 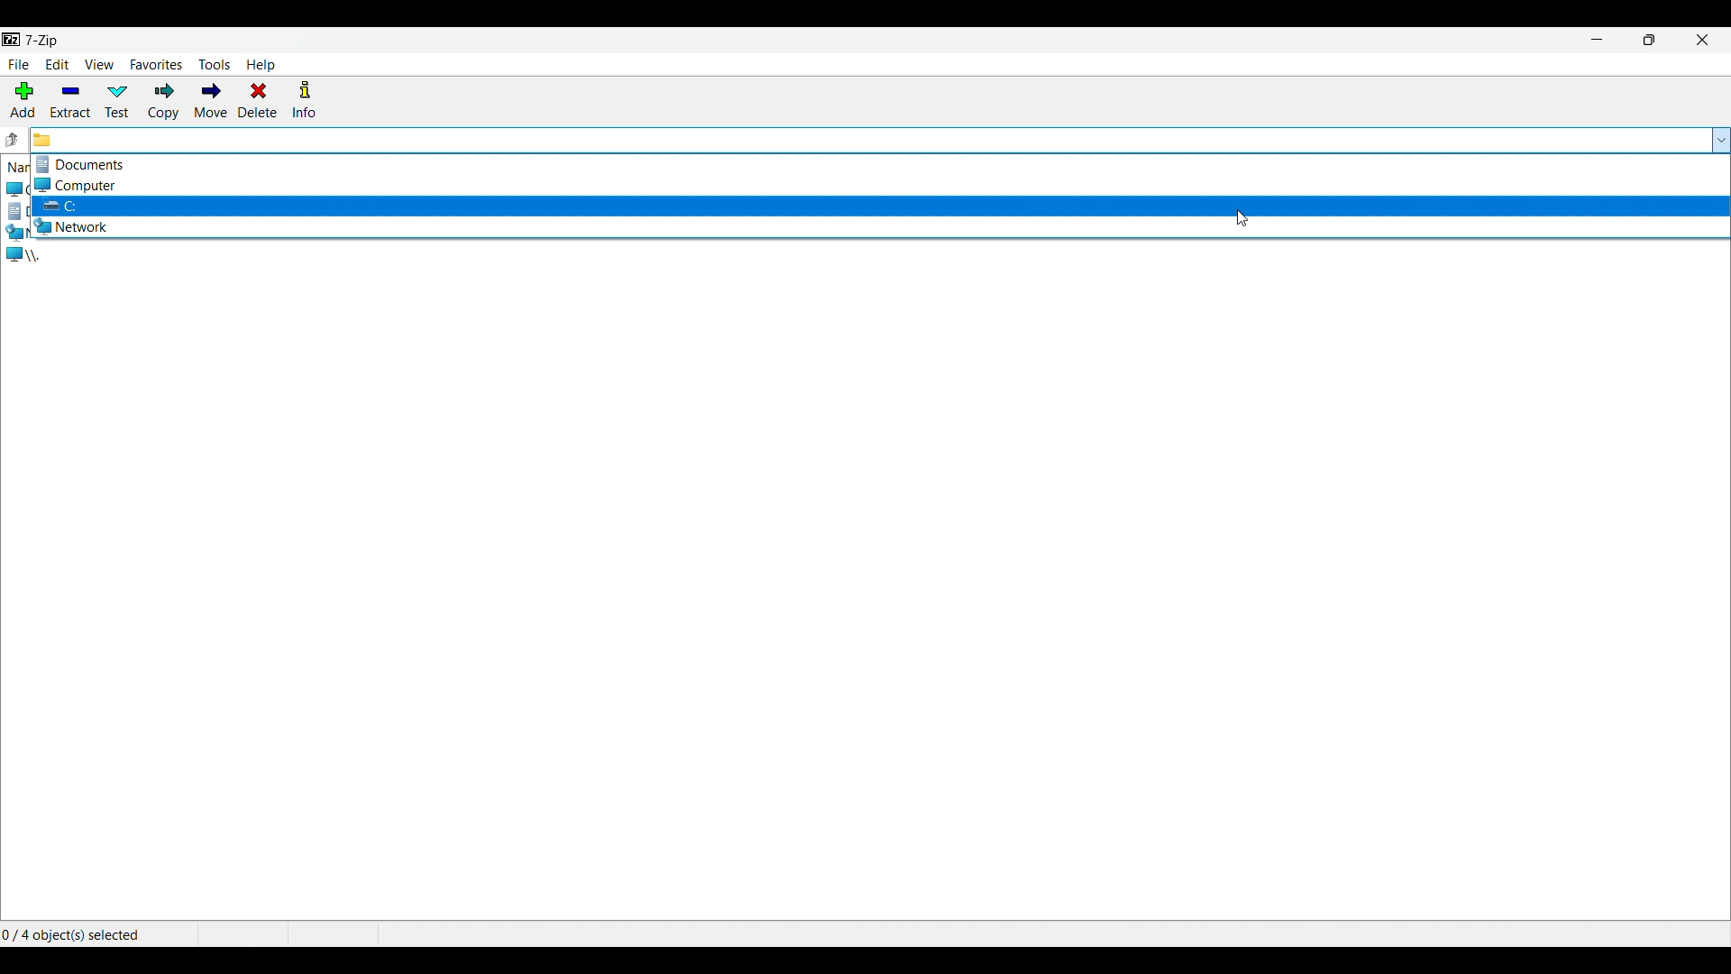 I want to click on Copy, so click(x=163, y=101).